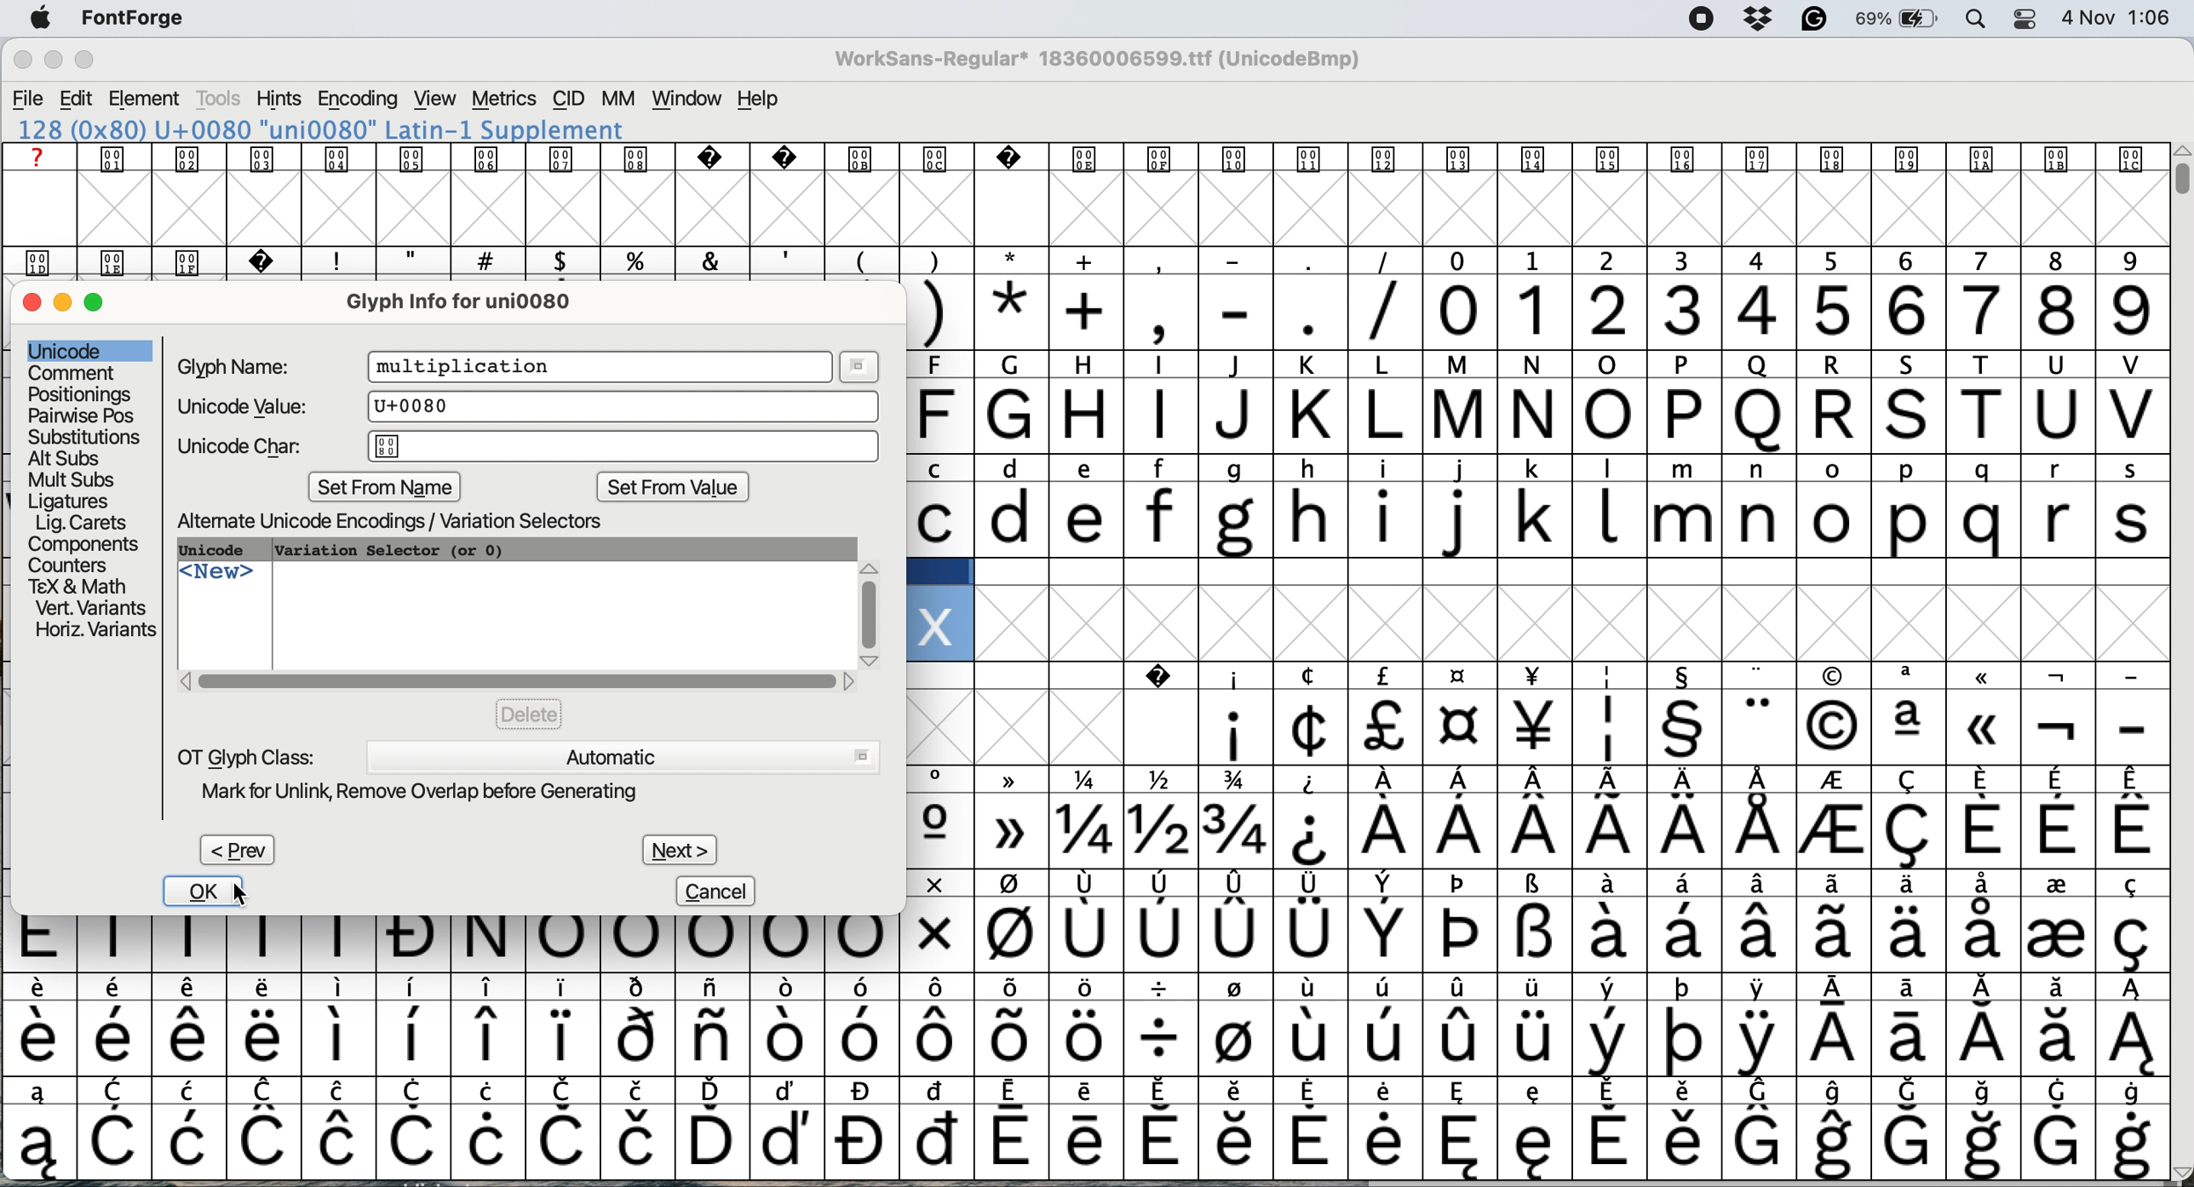  What do you see at coordinates (104, 309) in the screenshot?
I see `maximise` at bounding box center [104, 309].